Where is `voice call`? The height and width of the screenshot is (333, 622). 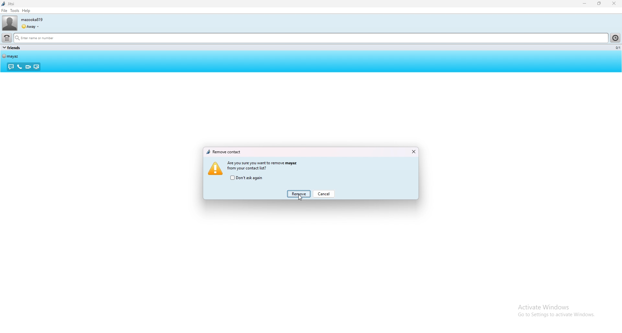 voice call is located at coordinates (20, 67).